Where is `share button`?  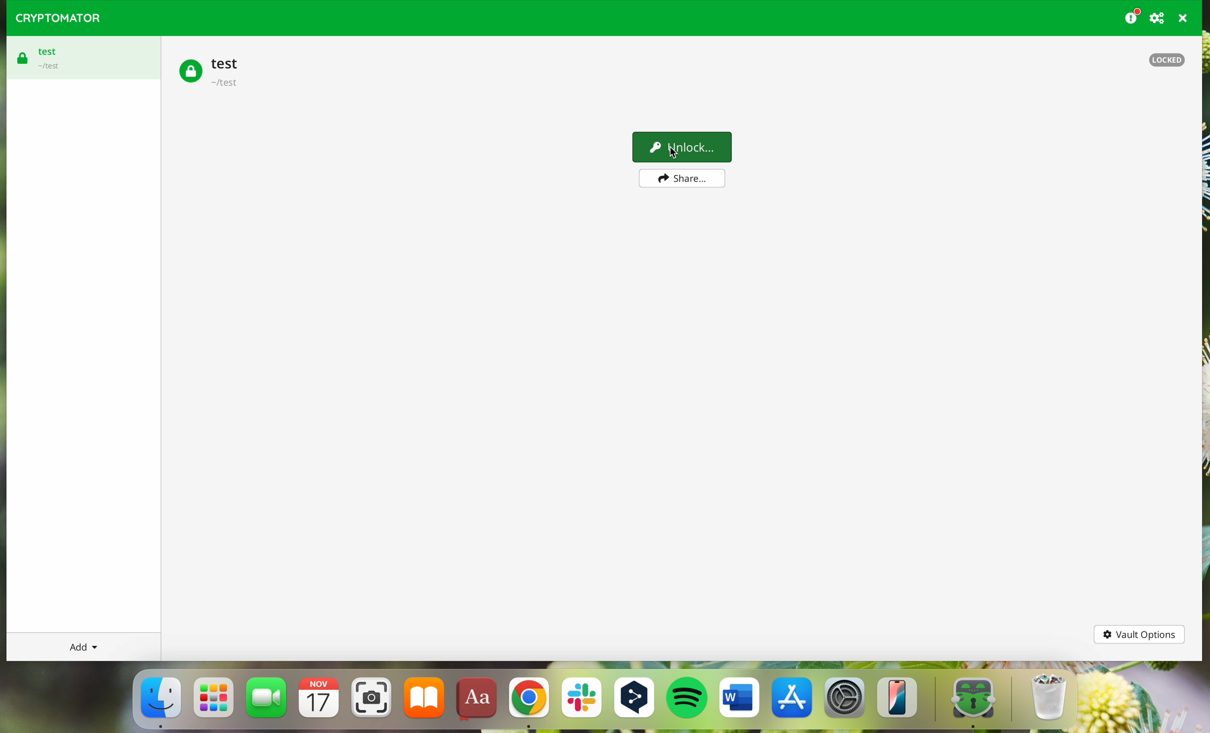 share button is located at coordinates (681, 179).